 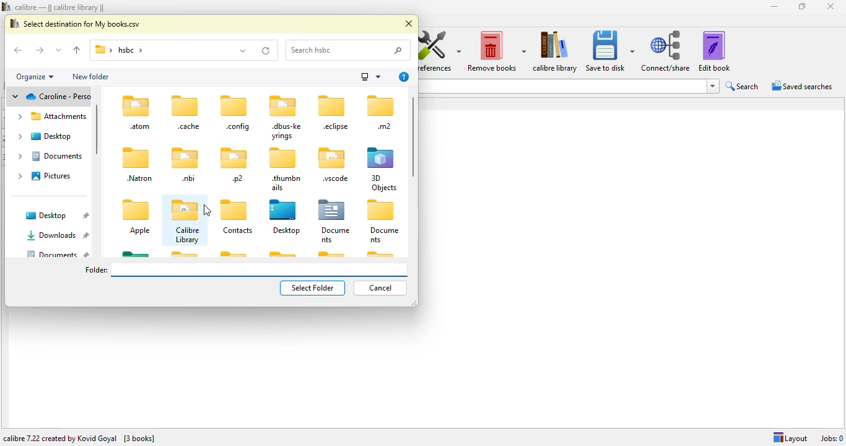 I want to click on [3 books], so click(x=141, y=438).